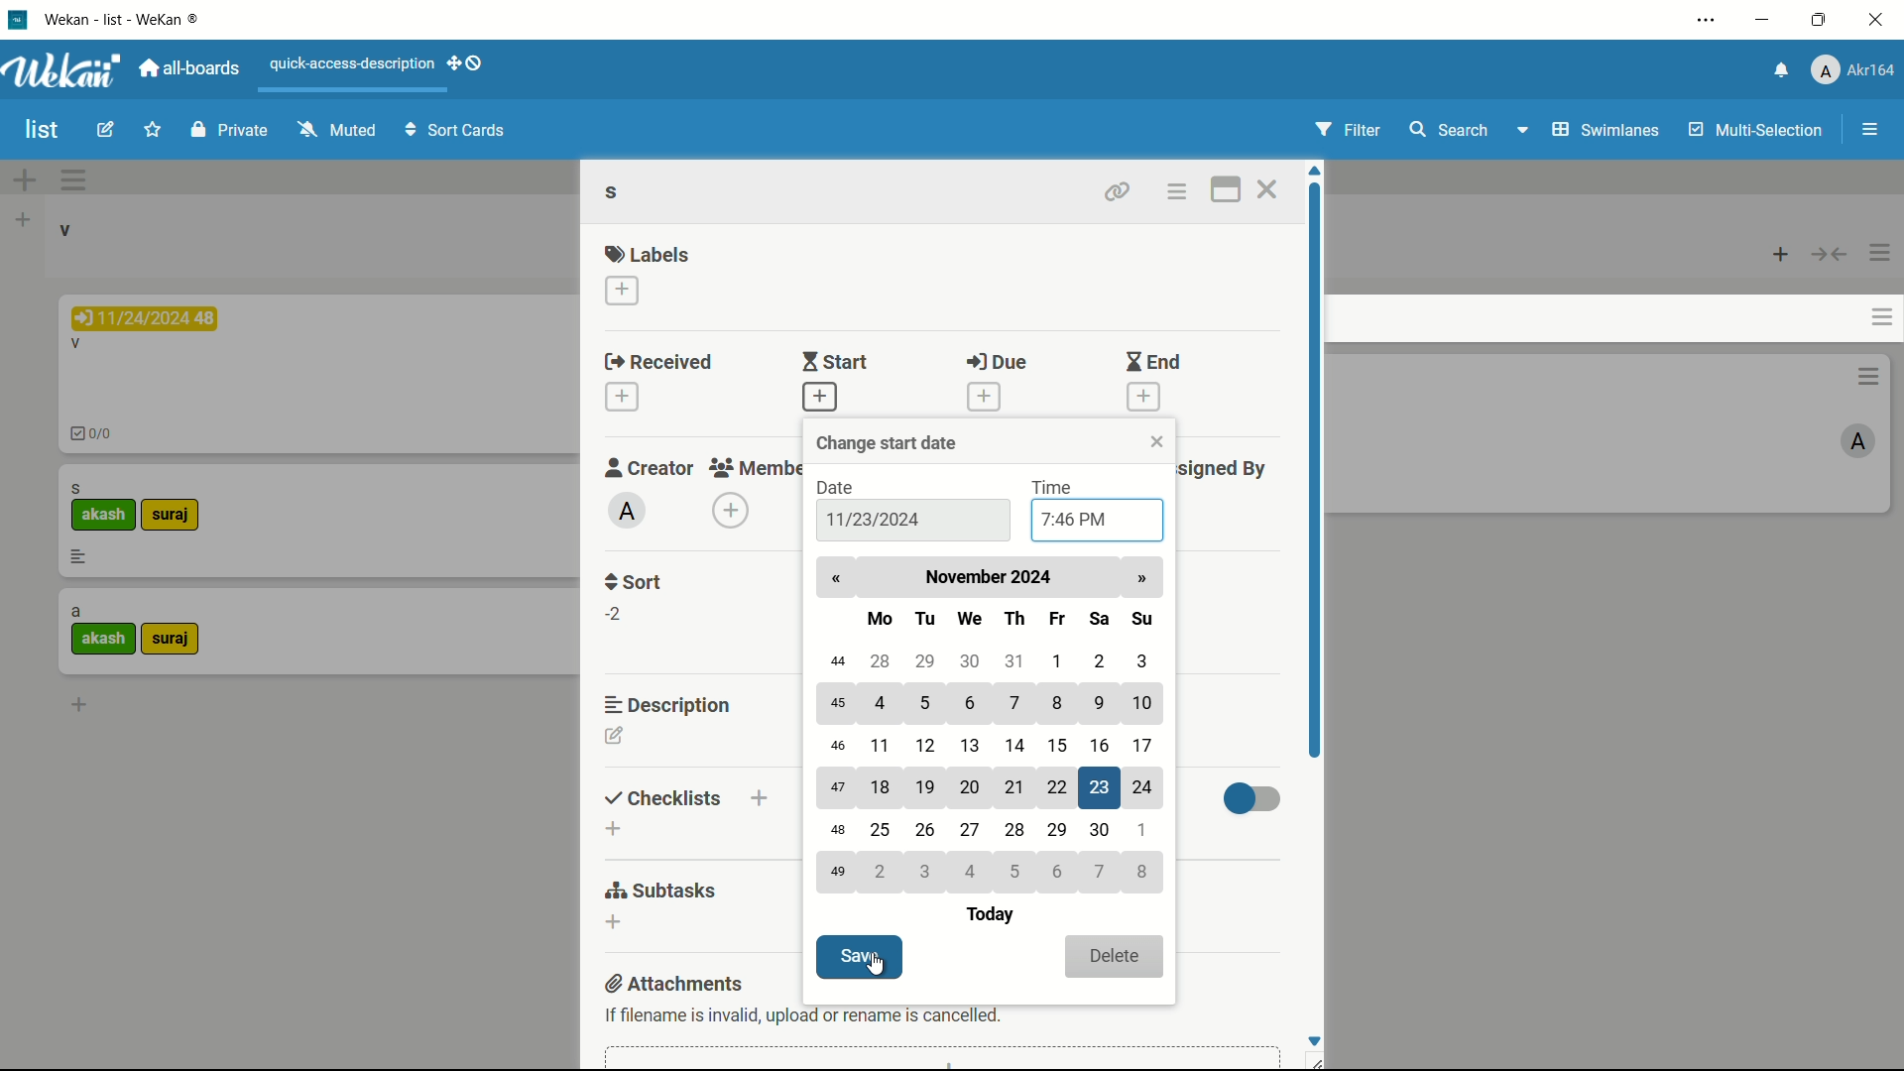  I want to click on description, so click(669, 704).